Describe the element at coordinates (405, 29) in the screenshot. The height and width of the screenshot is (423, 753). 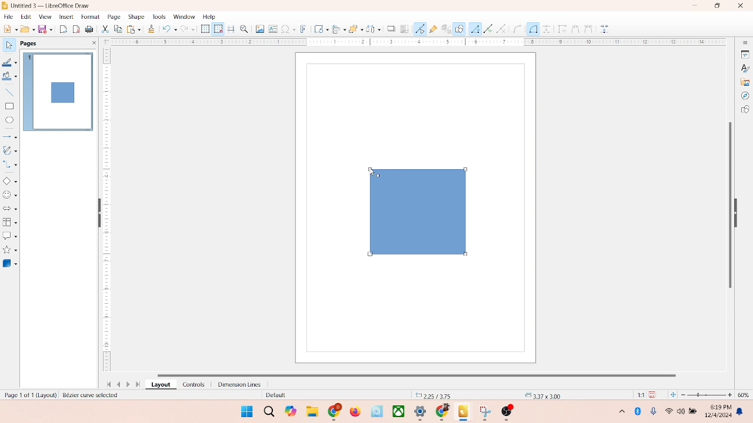
I see `crop image` at that location.